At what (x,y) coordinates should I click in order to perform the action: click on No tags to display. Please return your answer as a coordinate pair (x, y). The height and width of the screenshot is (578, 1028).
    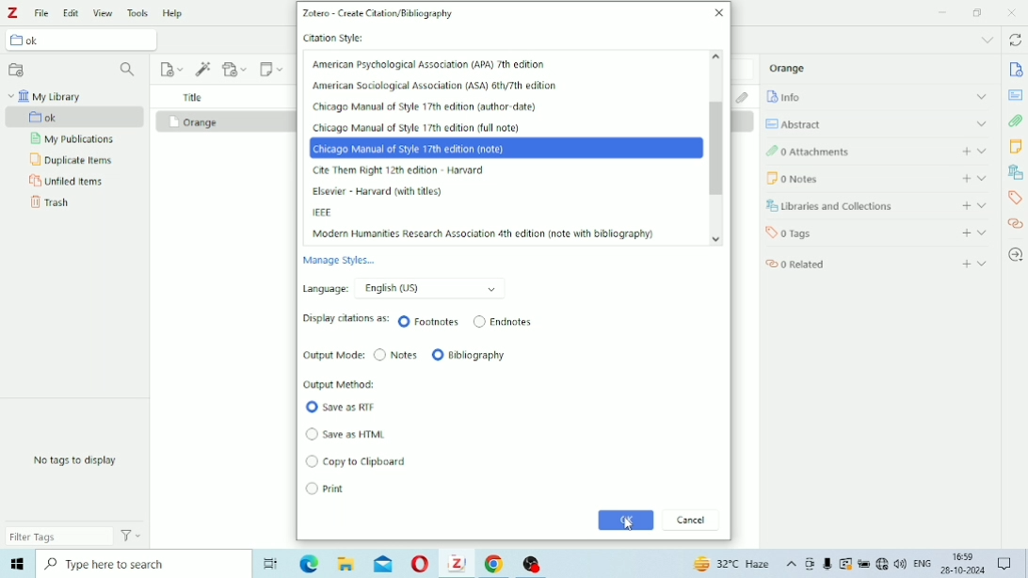
    Looking at the image, I should click on (75, 460).